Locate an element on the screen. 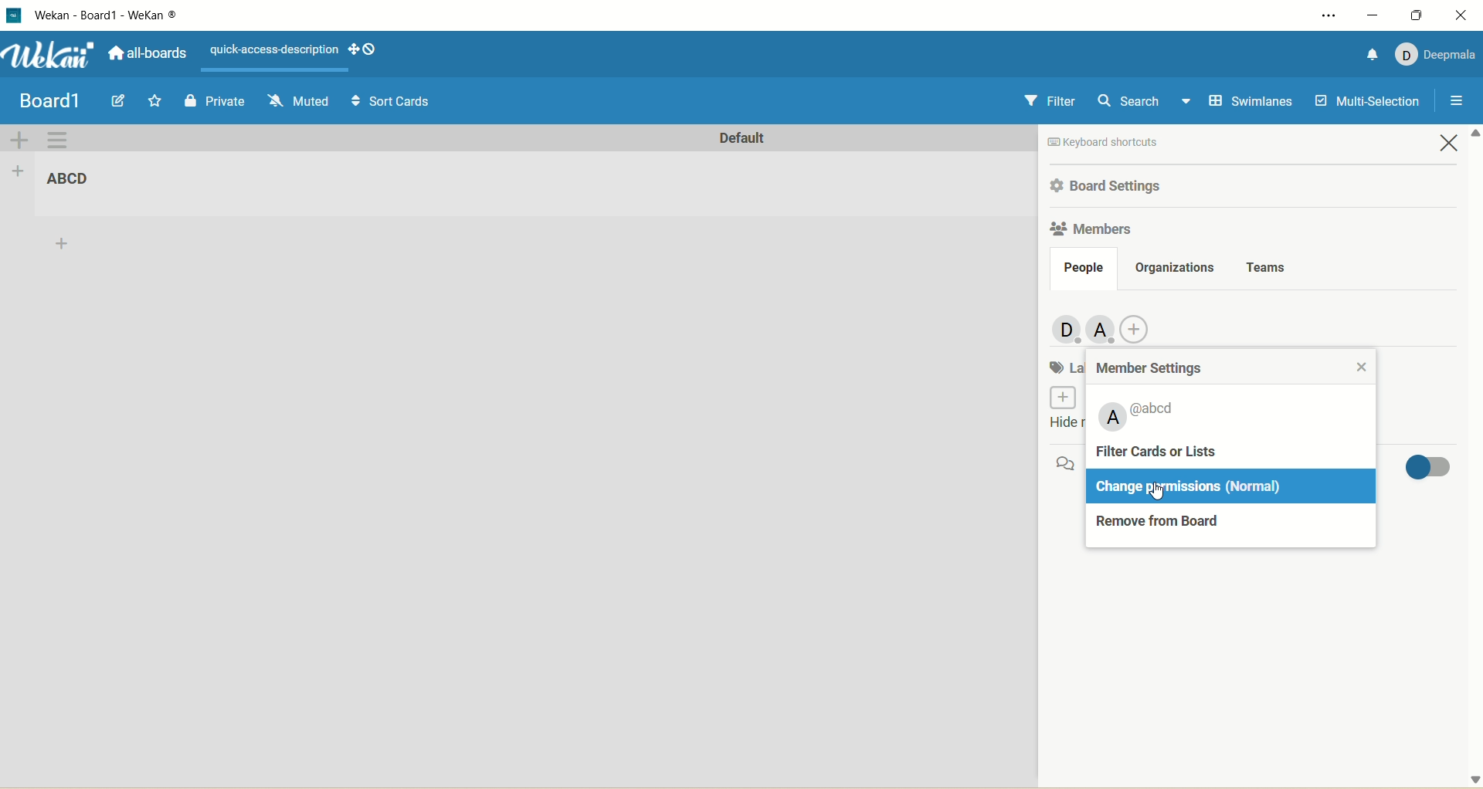  people is located at coordinates (1083, 269).